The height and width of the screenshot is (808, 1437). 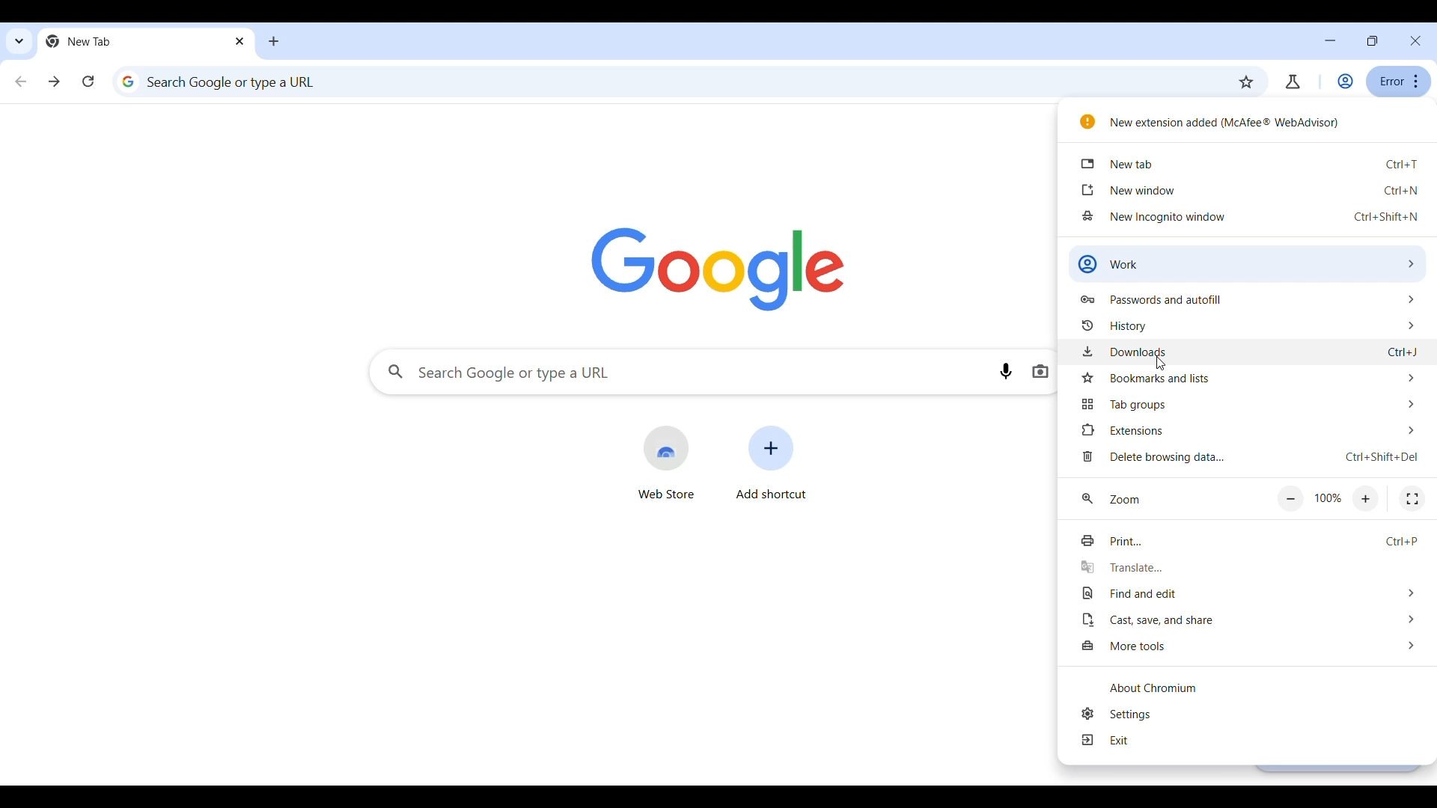 I want to click on Account, so click(x=1344, y=82).